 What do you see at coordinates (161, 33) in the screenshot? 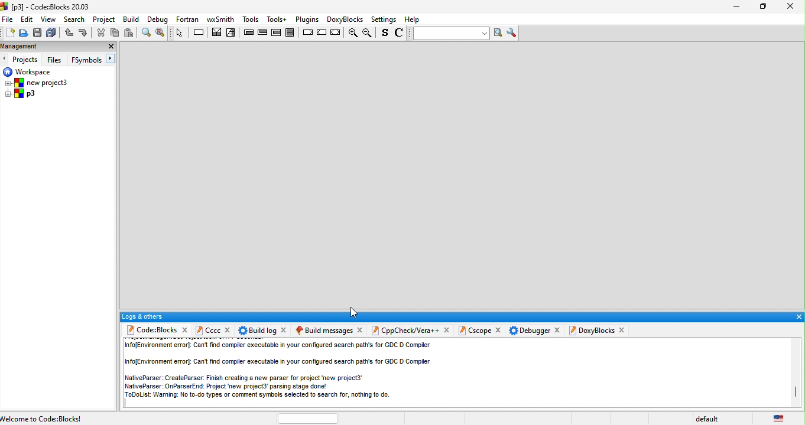
I see `replace` at bounding box center [161, 33].